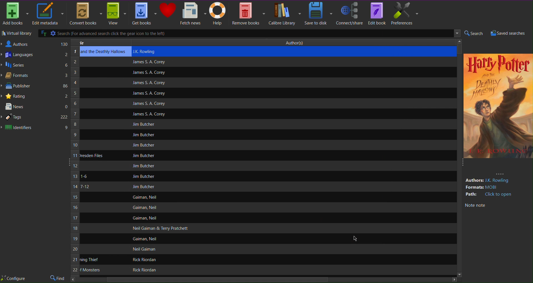  Describe the element at coordinates (285, 13) in the screenshot. I see `Calibre Library` at that location.